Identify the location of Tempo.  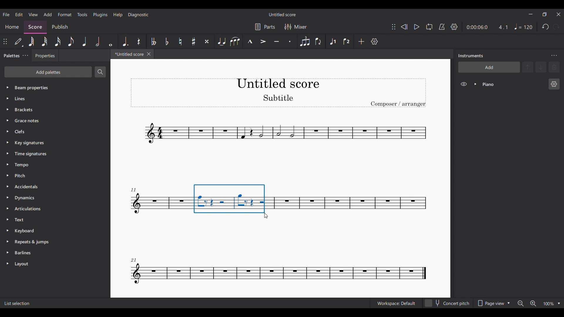
(523, 26).